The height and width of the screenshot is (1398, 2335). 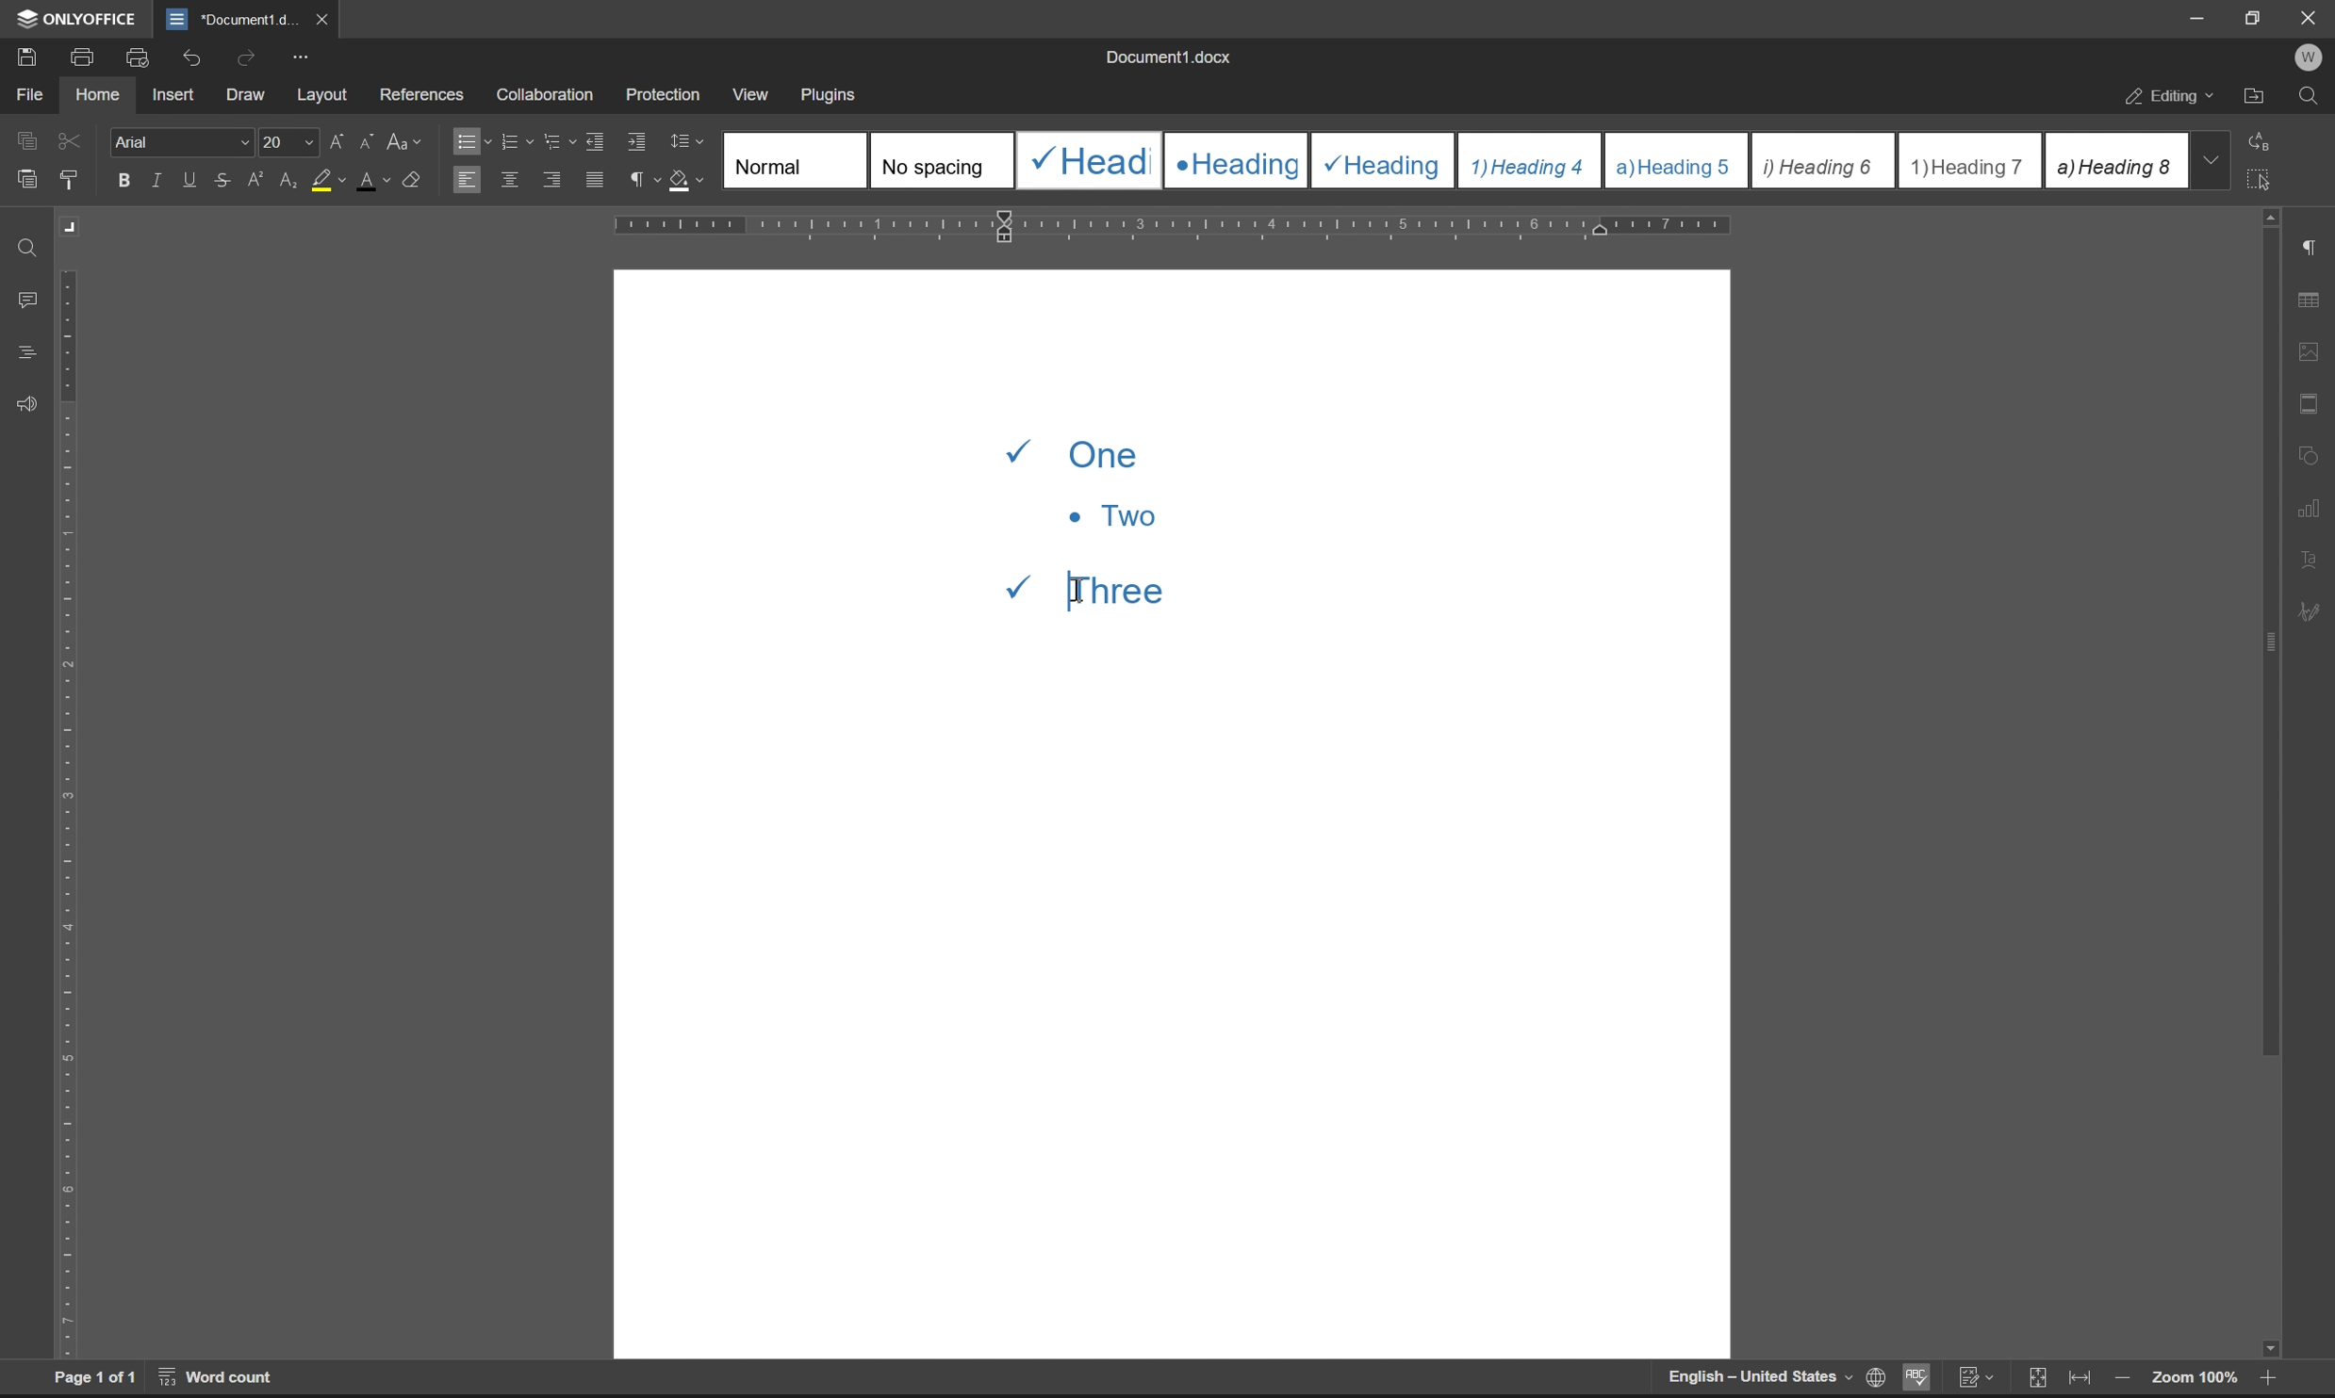 I want to click on page 1 of 1, so click(x=95, y=1377).